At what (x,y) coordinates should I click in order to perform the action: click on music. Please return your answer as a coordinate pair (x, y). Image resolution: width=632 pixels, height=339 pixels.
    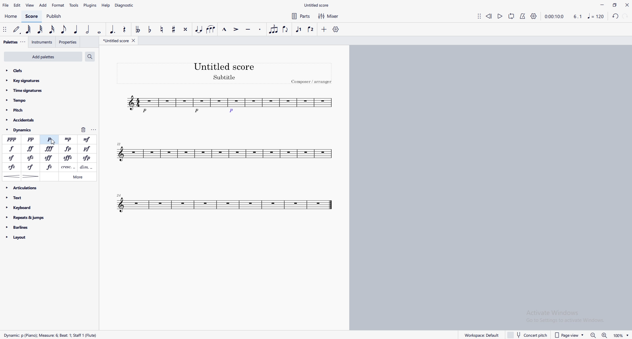
    Looking at the image, I should click on (596, 16).